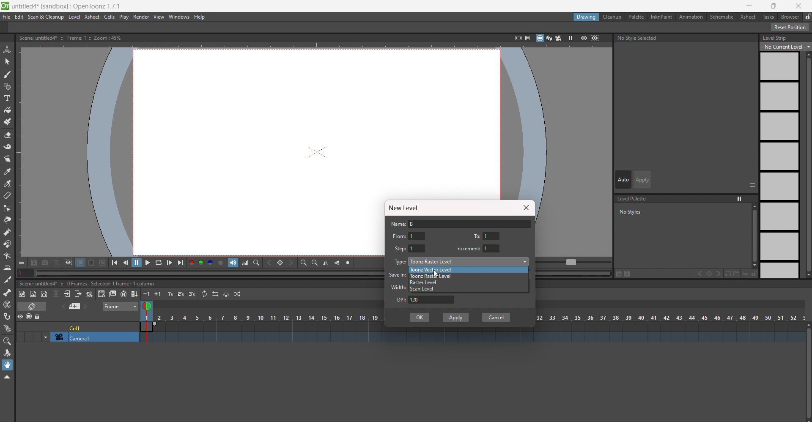 Image resolution: width=812 pixels, height=422 pixels. Describe the element at coordinates (8, 316) in the screenshot. I see `hook tool` at that location.